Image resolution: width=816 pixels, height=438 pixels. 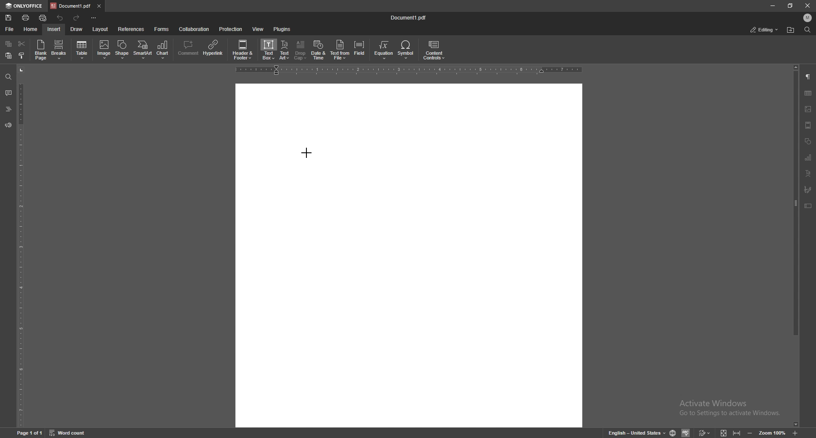 What do you see at coordinates (31, 30) in the screenshot?
I see `home` at bounding box center [31, 30].